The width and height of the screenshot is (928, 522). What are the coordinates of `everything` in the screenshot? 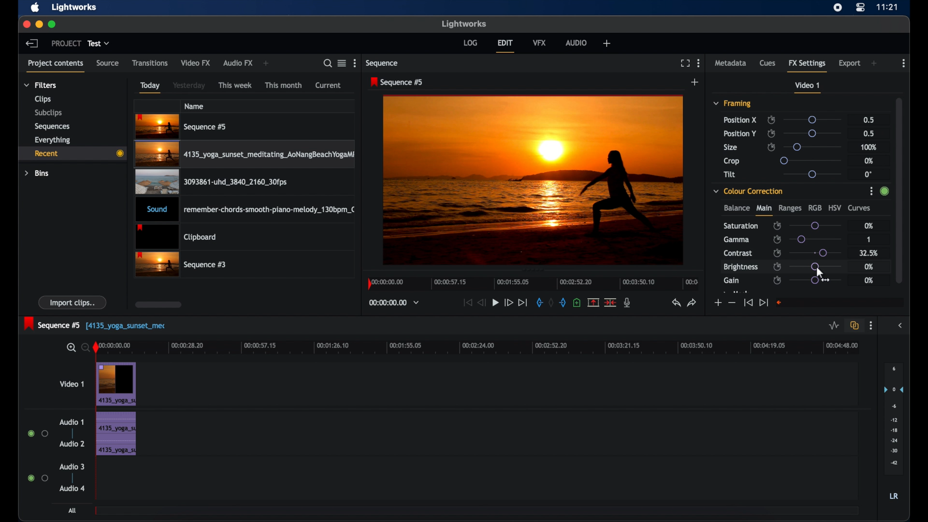 It's located at (52, 140).